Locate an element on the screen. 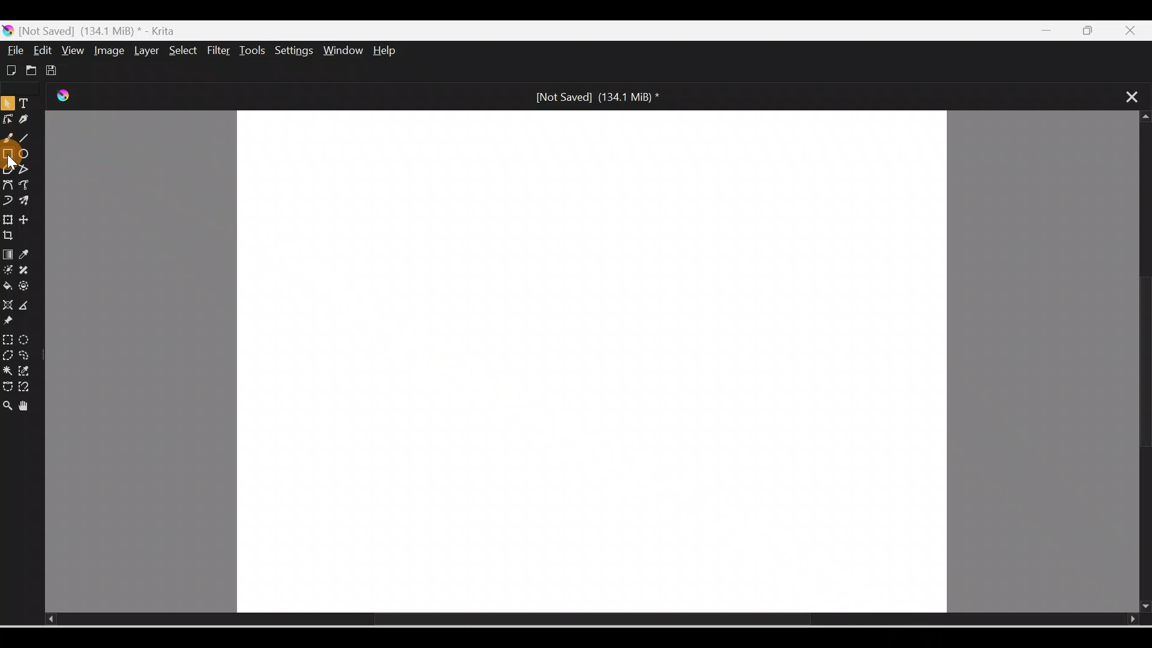 Image resolution: width=1152 pixels, height=648 pixels. Select is located at coordinates (180, 50).